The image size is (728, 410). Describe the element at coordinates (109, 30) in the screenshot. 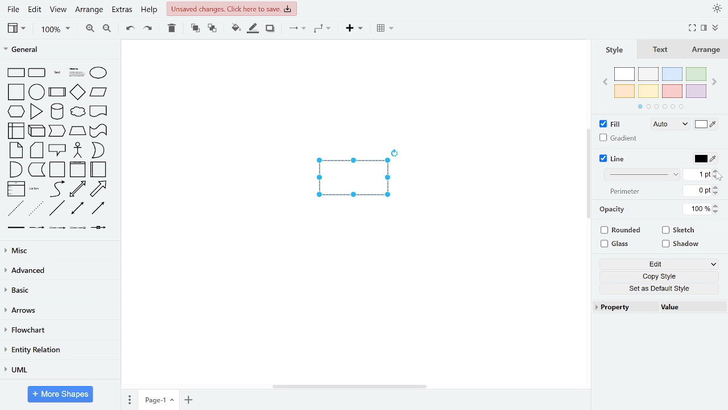

I see `zoom out` at that location.